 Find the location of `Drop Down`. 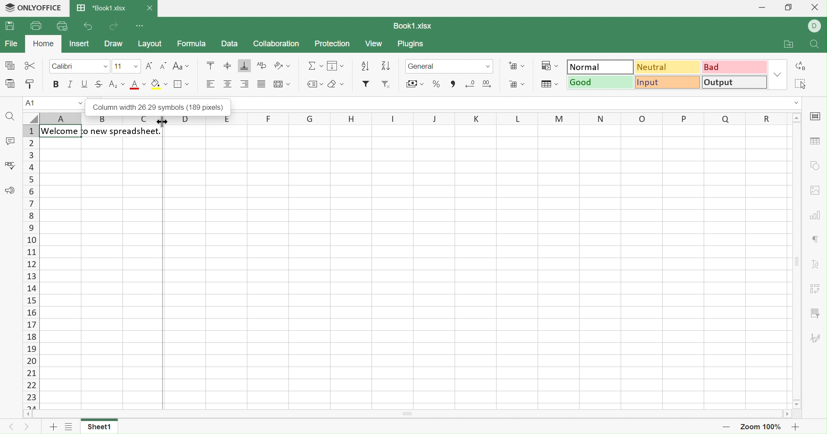

Drop Down is located at coordinates (779, 74).